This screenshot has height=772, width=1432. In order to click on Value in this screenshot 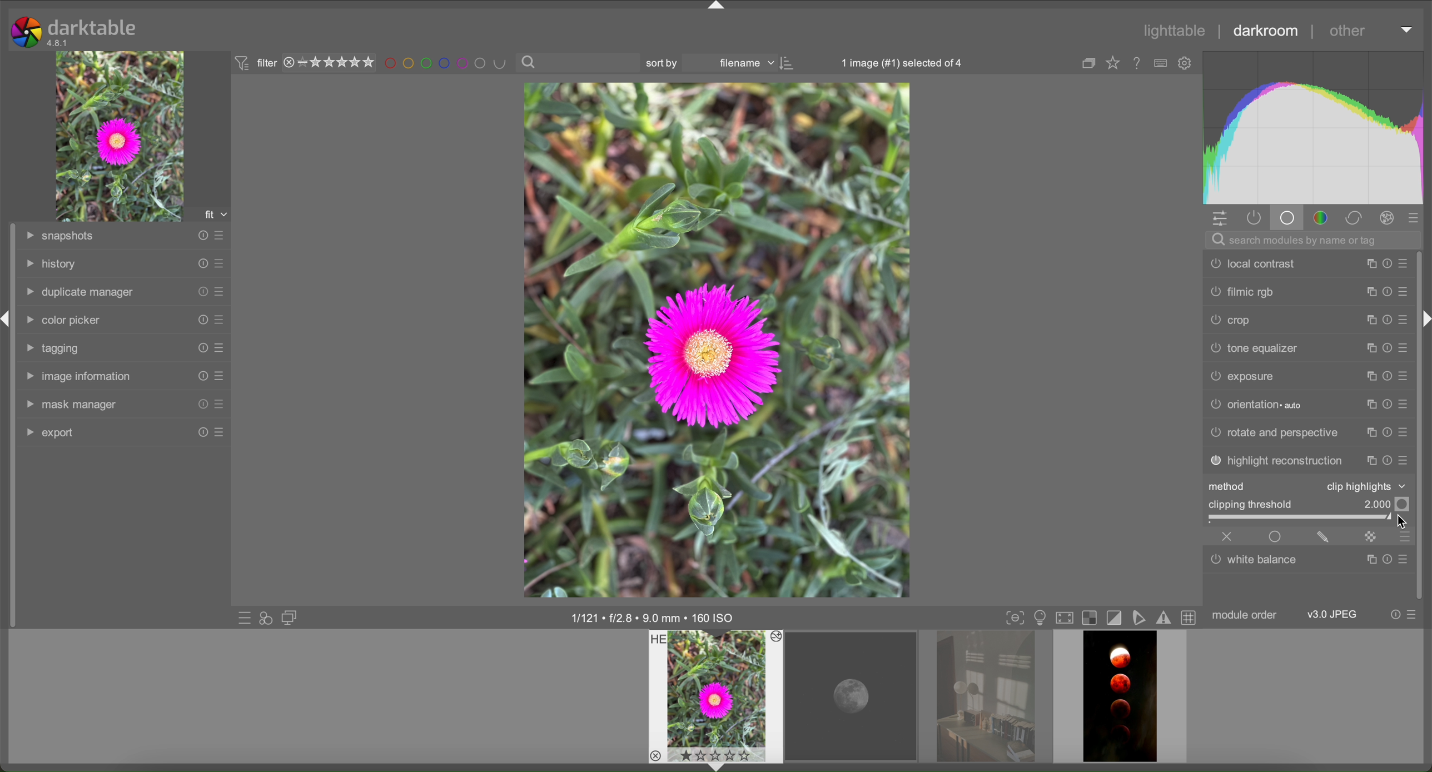, I will do `click(1386, 504)`.